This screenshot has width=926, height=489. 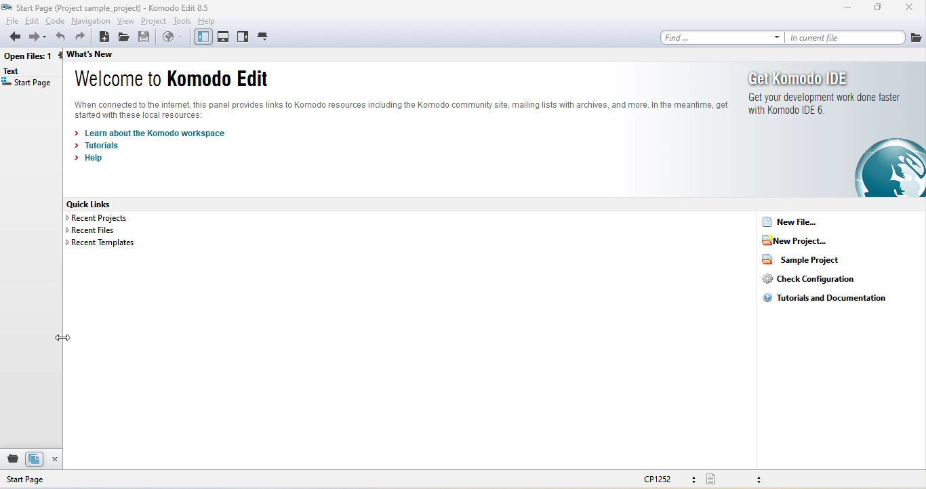 I want to click on files, so click(x=35, y=459).